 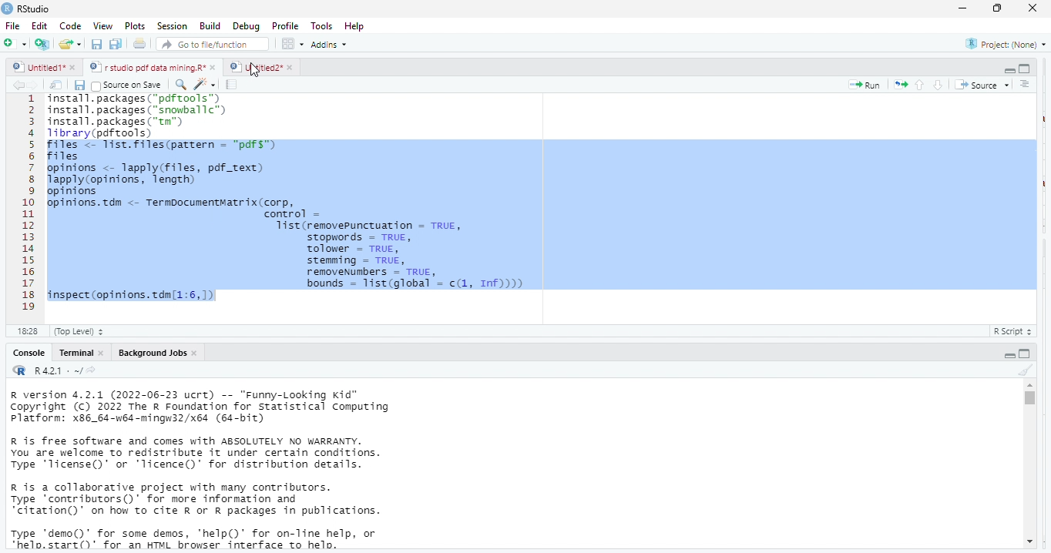 What do you see at coordinates (333, 44) in the screenshot?
I see `addins` at bounding box center [333, 44].